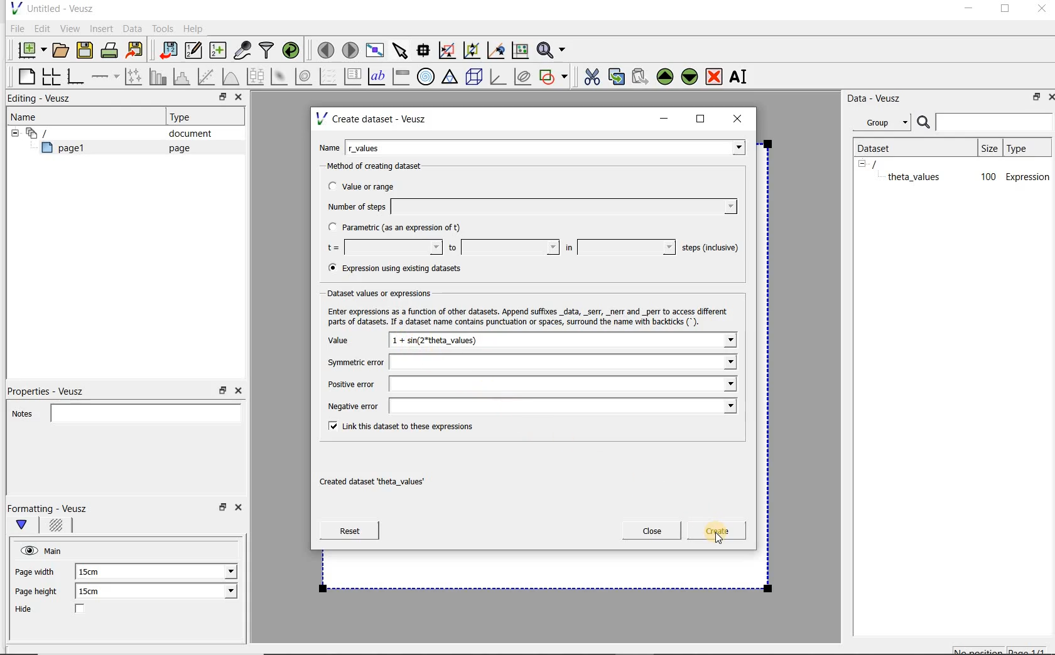 The image size is (1055, 655). What do you see at coordinates (352, 342) in the screenshot?
I see `Value` at bounding box center [352, 342].